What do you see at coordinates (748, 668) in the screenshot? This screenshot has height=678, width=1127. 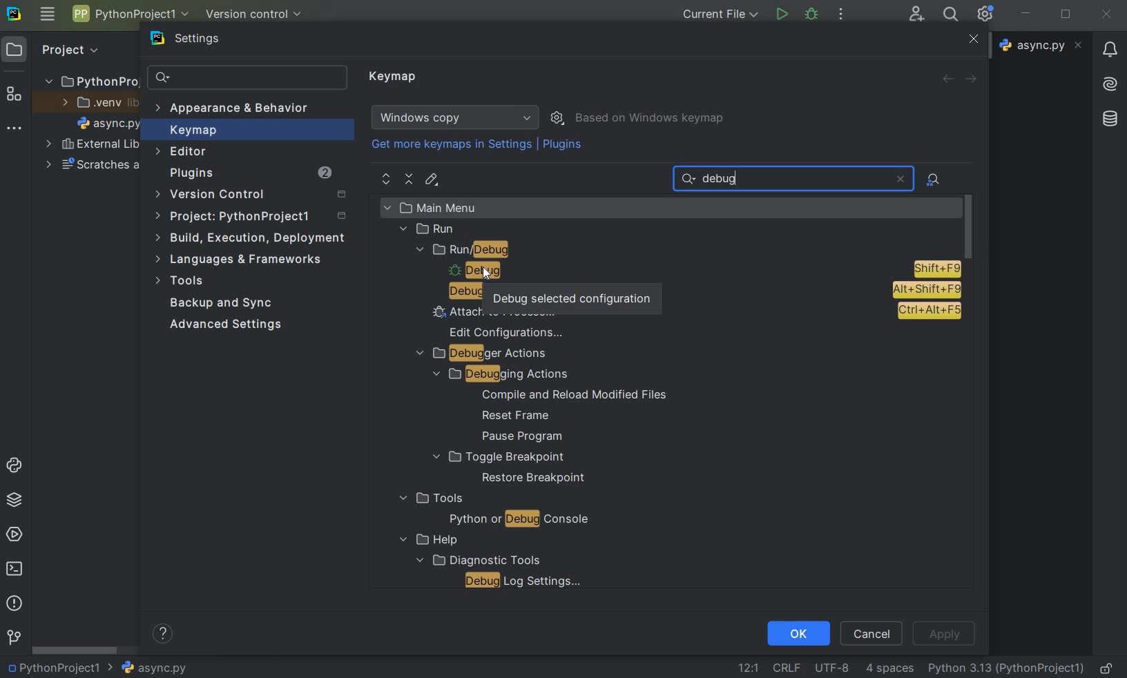 I see `go to line` at bounding box center [748, 668].